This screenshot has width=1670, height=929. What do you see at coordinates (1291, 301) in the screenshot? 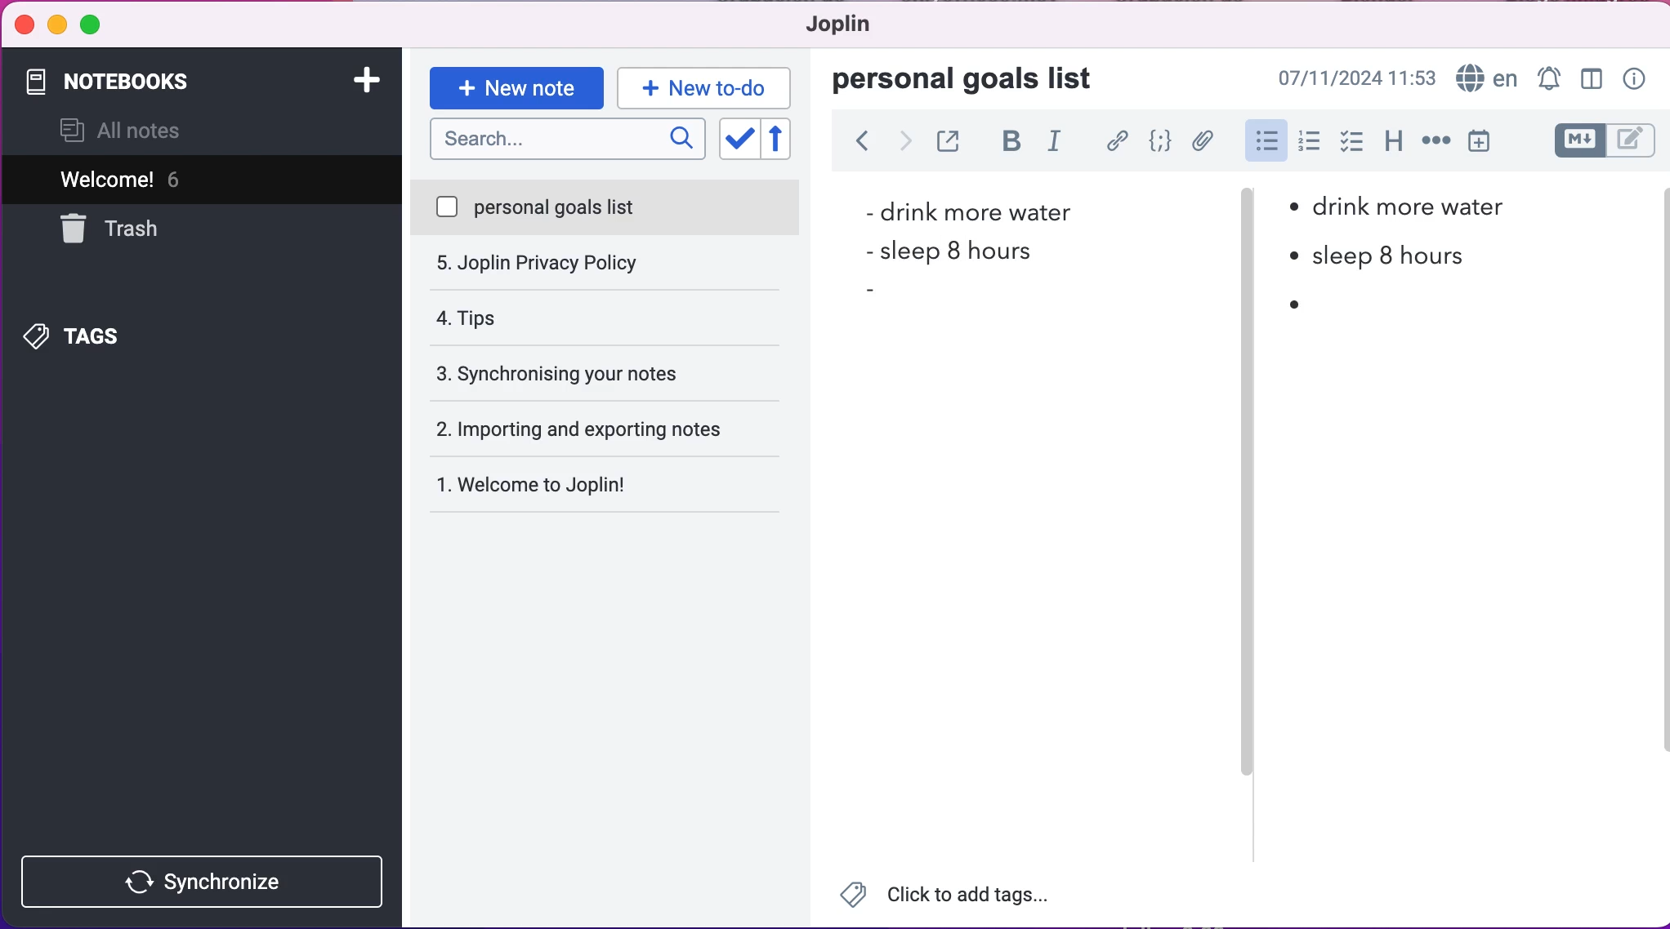
I see `bullet point 3` at bounding box center [1291, 301].